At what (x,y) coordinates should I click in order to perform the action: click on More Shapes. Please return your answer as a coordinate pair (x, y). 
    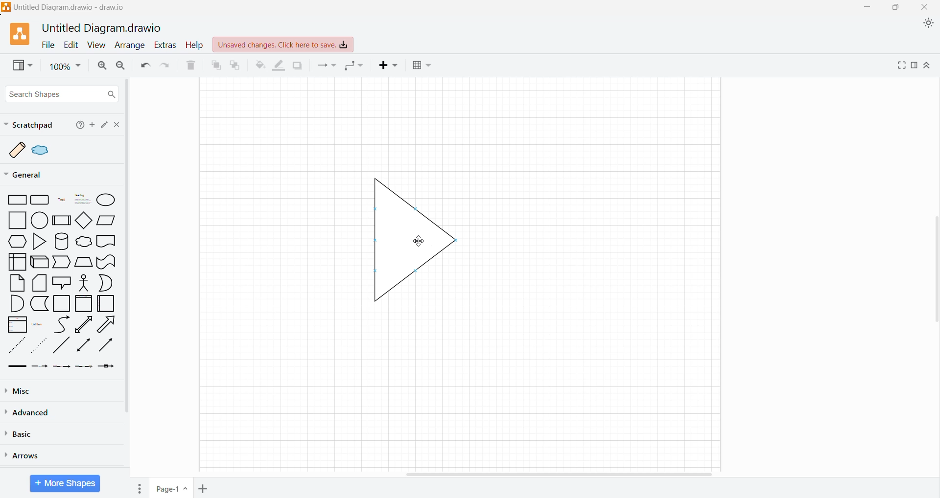
    Looking at the image, I should click on (65, 483).